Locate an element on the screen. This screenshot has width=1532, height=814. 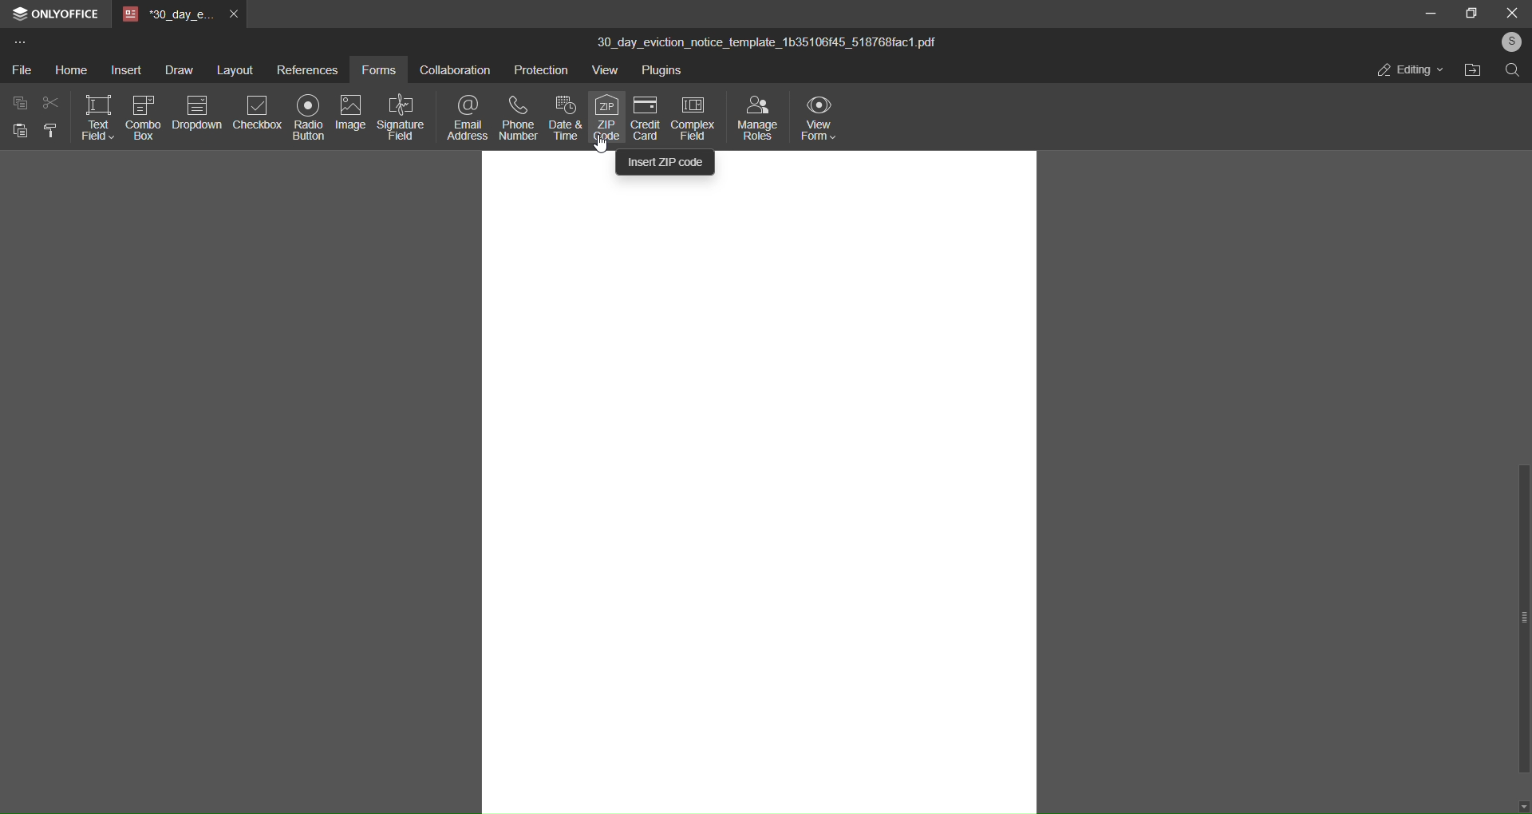
manage roles is located at coordinates (756, 118).